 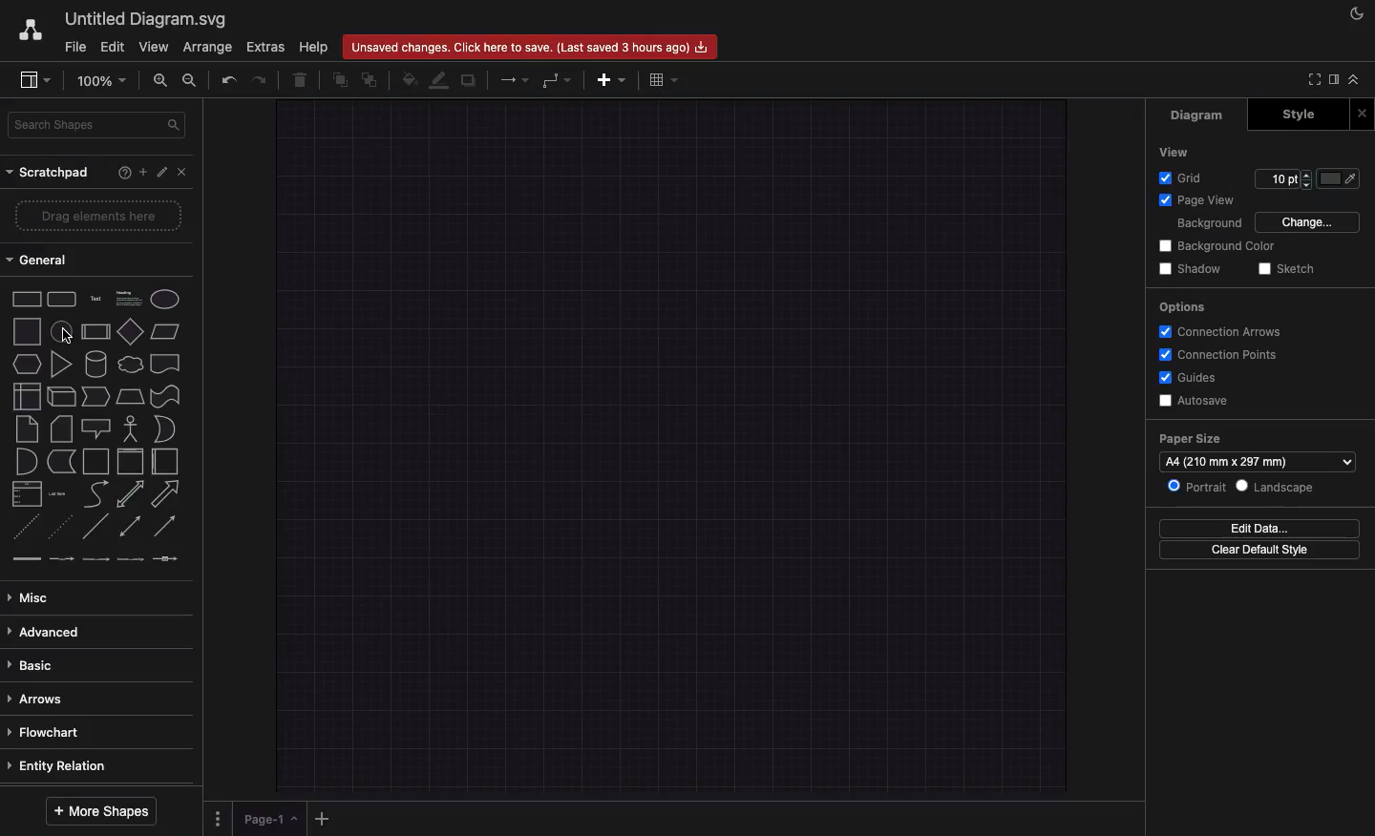 What do you see at coordinates (42, 697) in the screenshot?
I see `Arrows` at bounding box center [42, 697].